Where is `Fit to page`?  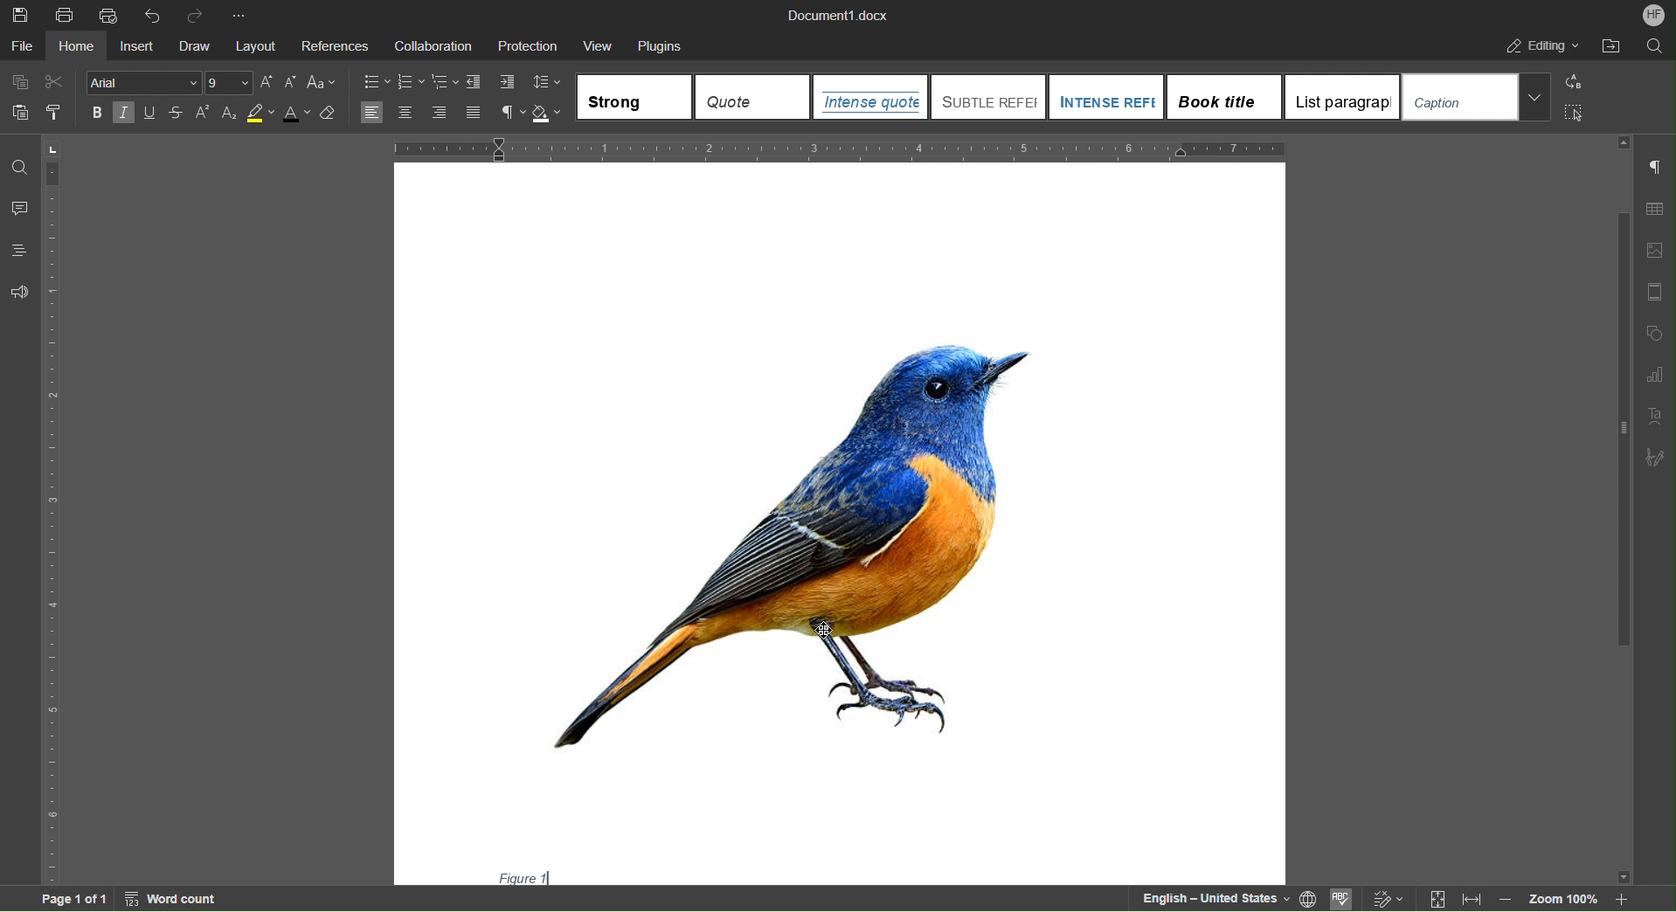 Fit to page is located at coordinates (1438, 899).